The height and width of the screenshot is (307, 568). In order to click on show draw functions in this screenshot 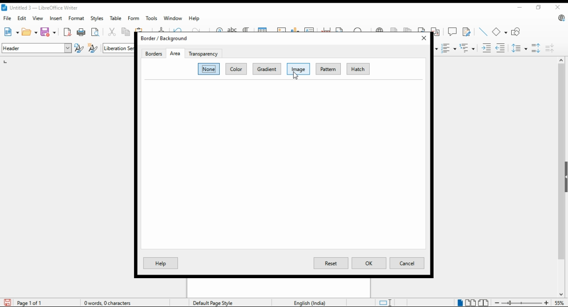, I will do `click(517, 32)`.